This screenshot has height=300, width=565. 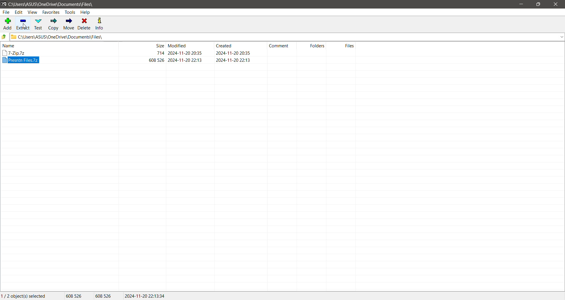 What do you see at coordinates (178, 45) in the screenshot?
I see `modified` at bounding box center [178, 45].